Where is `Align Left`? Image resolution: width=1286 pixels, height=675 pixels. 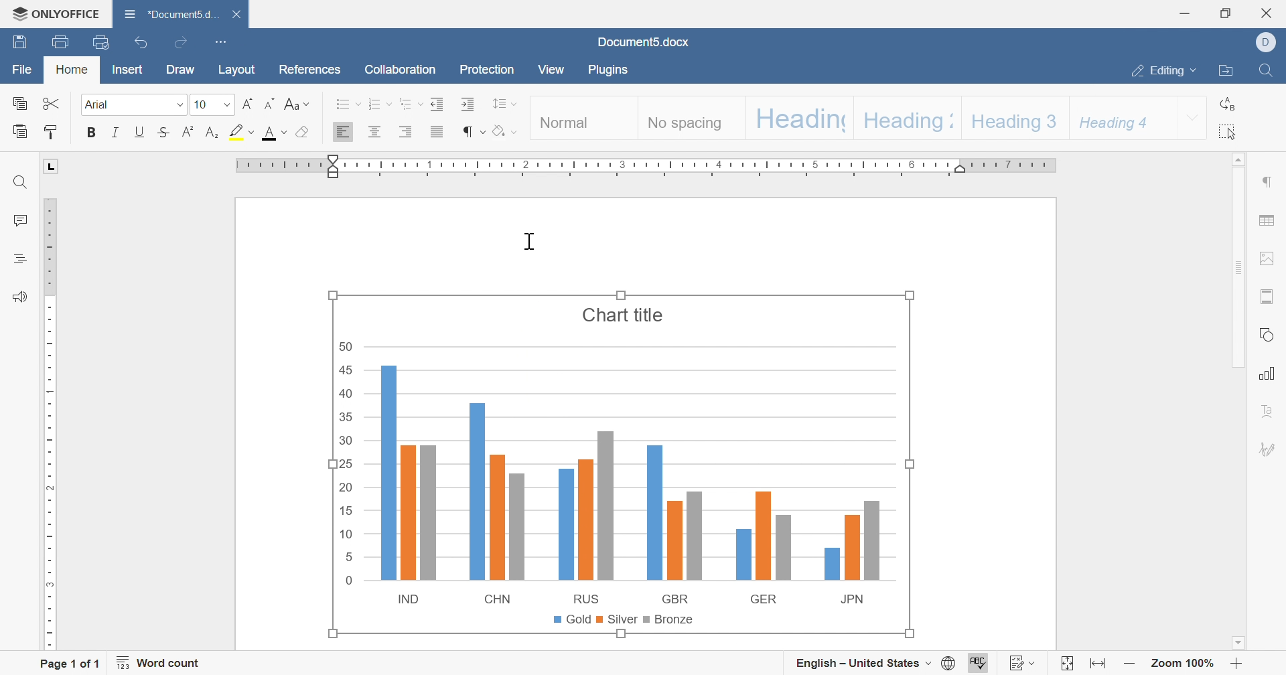 Align Left is located at coordinates (344, 132).